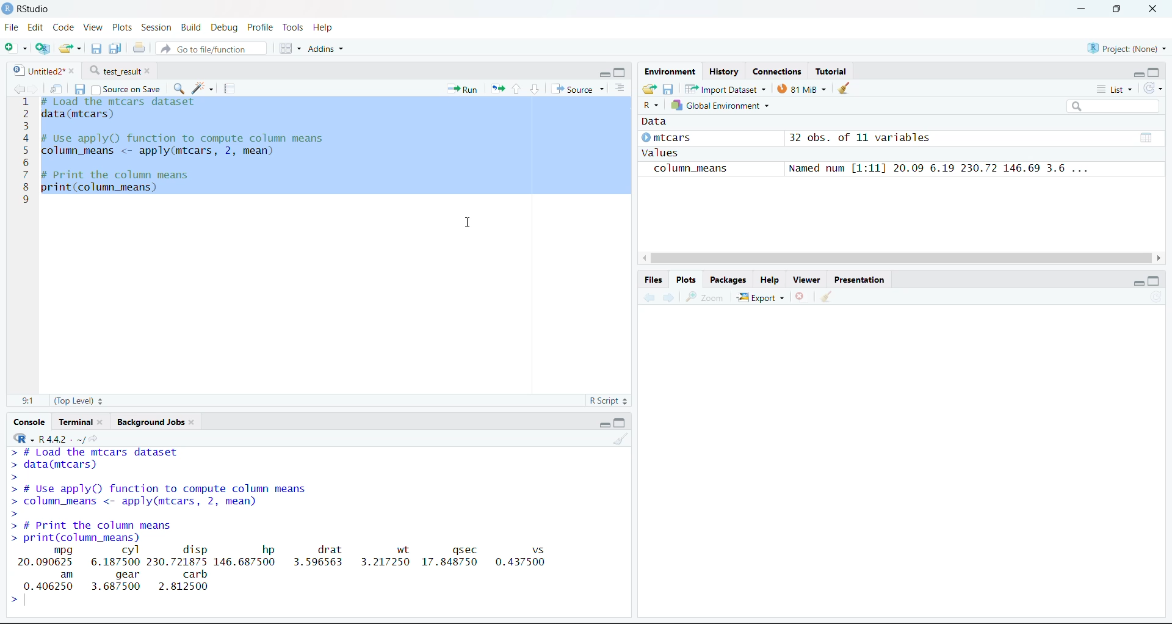 The height and width of the screenshot is (624, 1172). I want to click on Find/Replace, so click(180, 86).